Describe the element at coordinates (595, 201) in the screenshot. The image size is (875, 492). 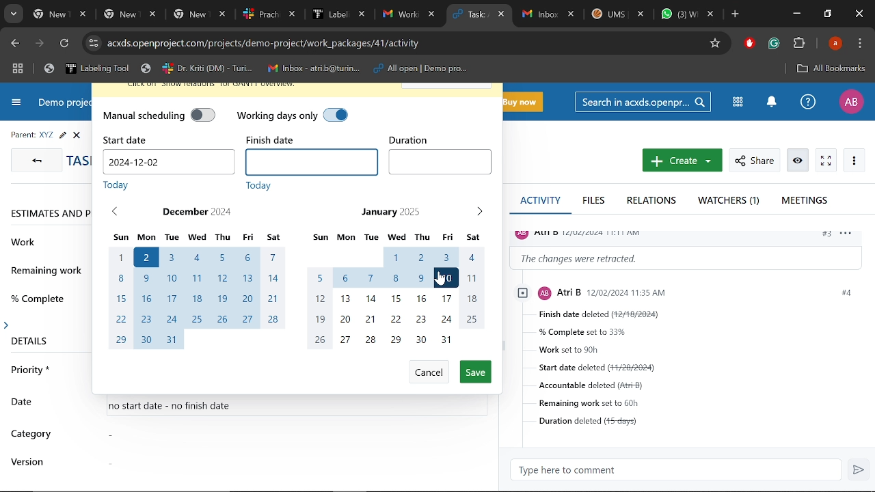
I see `Files` at that location.